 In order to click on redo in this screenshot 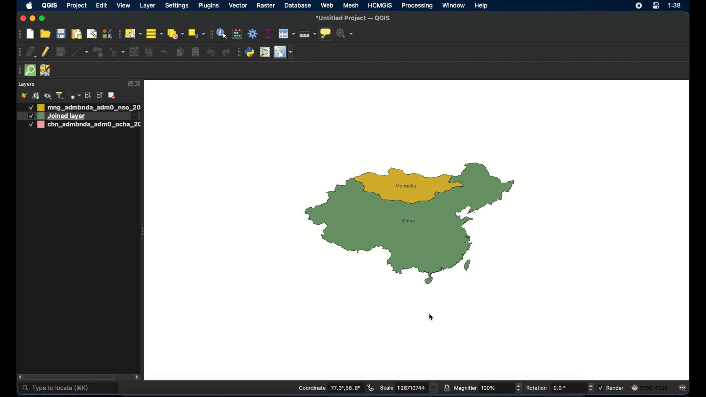, I will do `click(226, 53)`.